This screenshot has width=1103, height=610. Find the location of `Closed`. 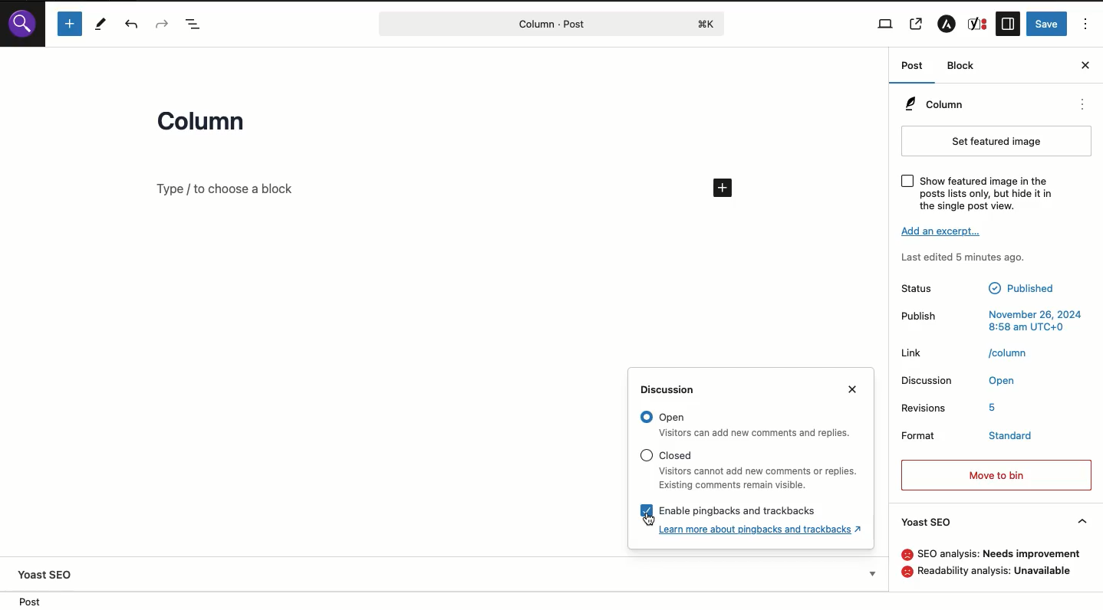

Closed is located at coordinates (759, 478).